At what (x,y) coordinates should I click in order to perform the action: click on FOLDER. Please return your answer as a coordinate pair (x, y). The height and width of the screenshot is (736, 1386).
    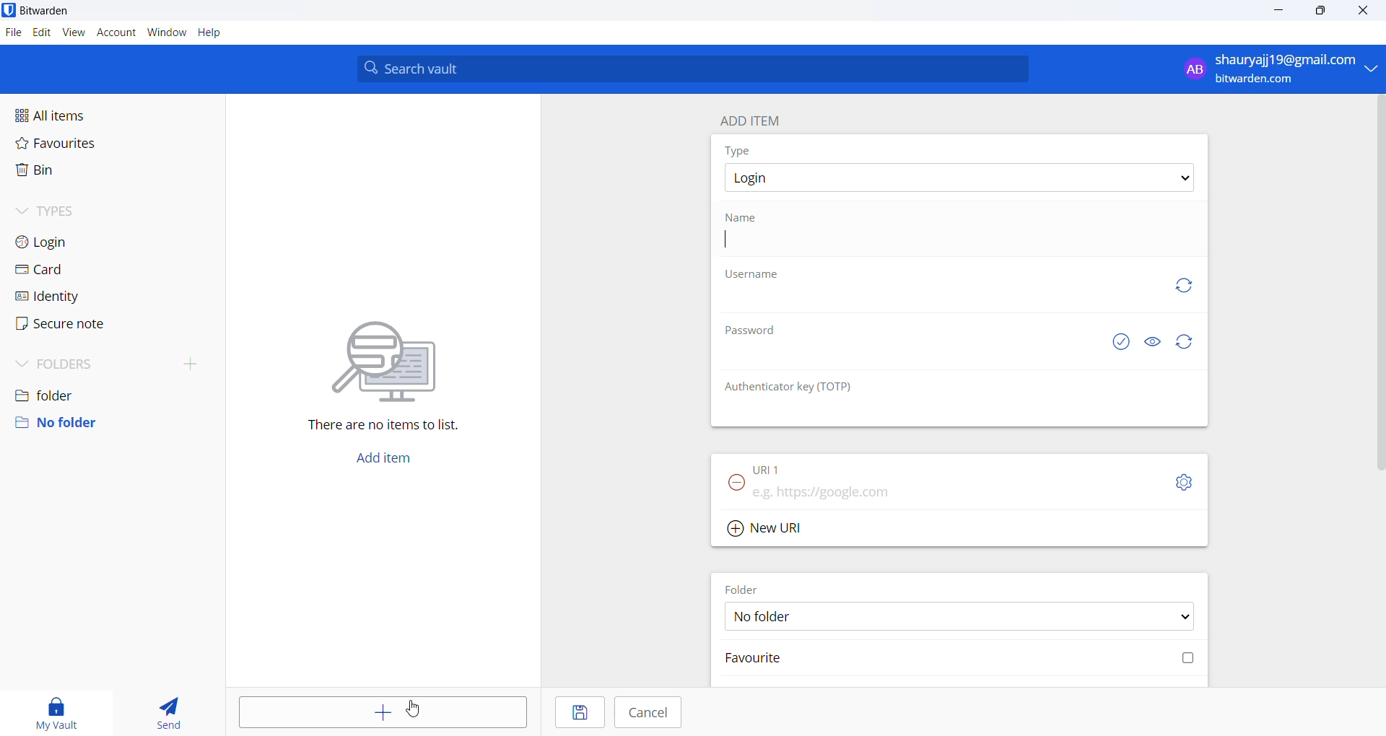
    Looking at the image, I should click on (746, 588).